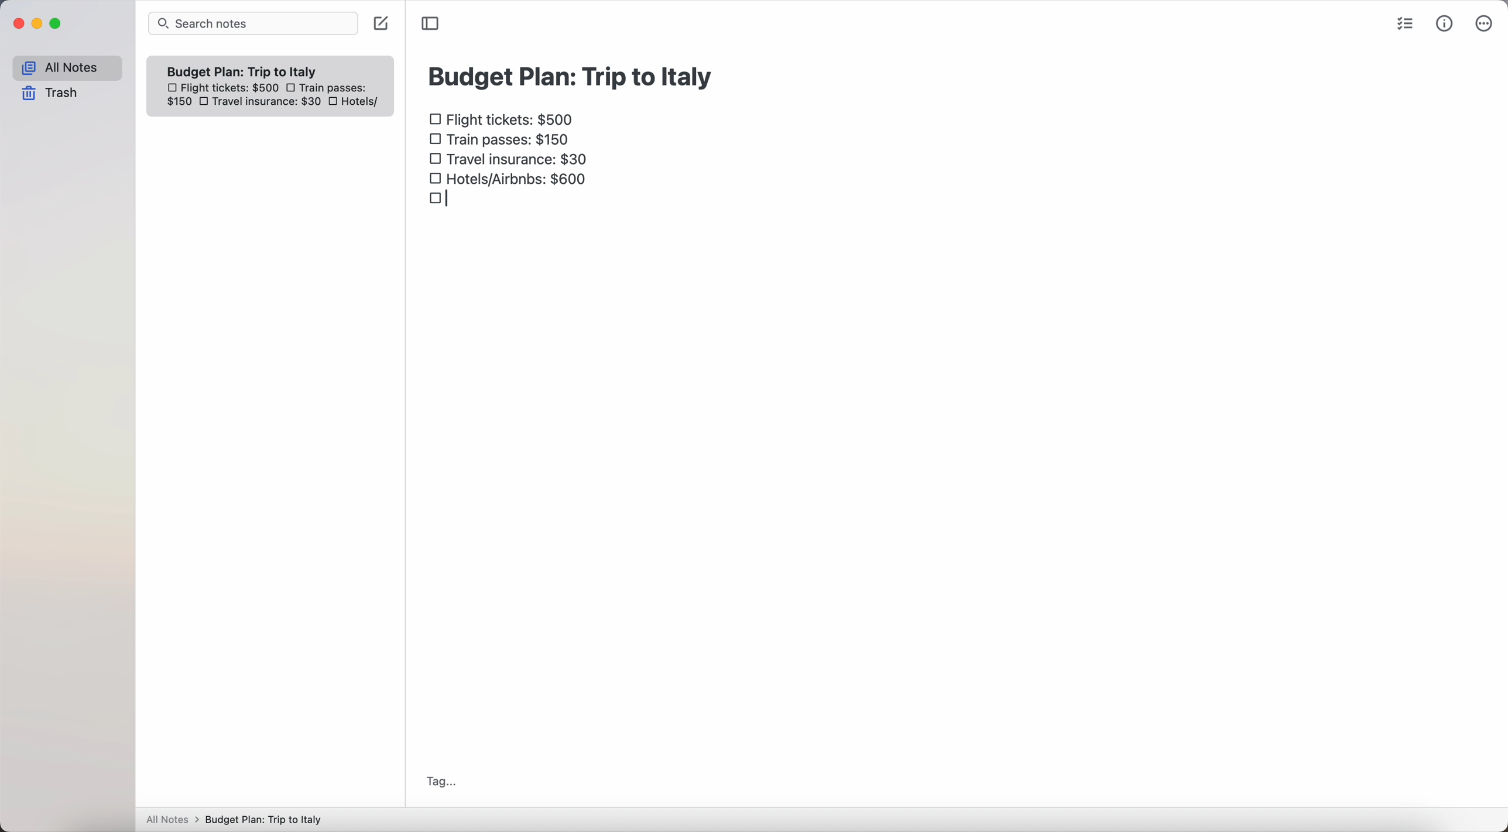  Describe the element at coordinates (66, 68) in the screenshot. I see `all notes` at that location.